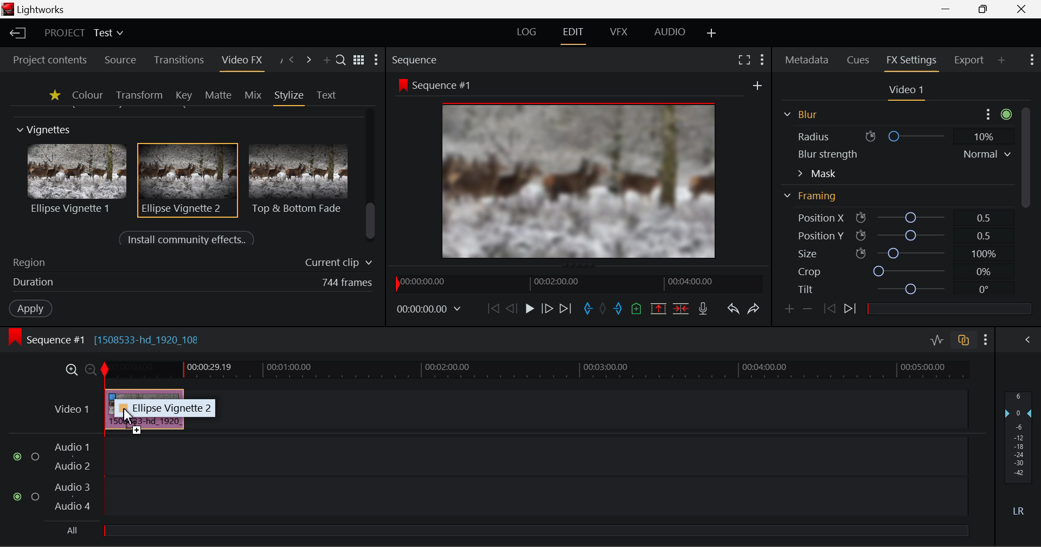  What do you see at coordinates (300, 178) in the screenshot?
I see `Top & Bottom Fade` at bounding box center [300, 178].